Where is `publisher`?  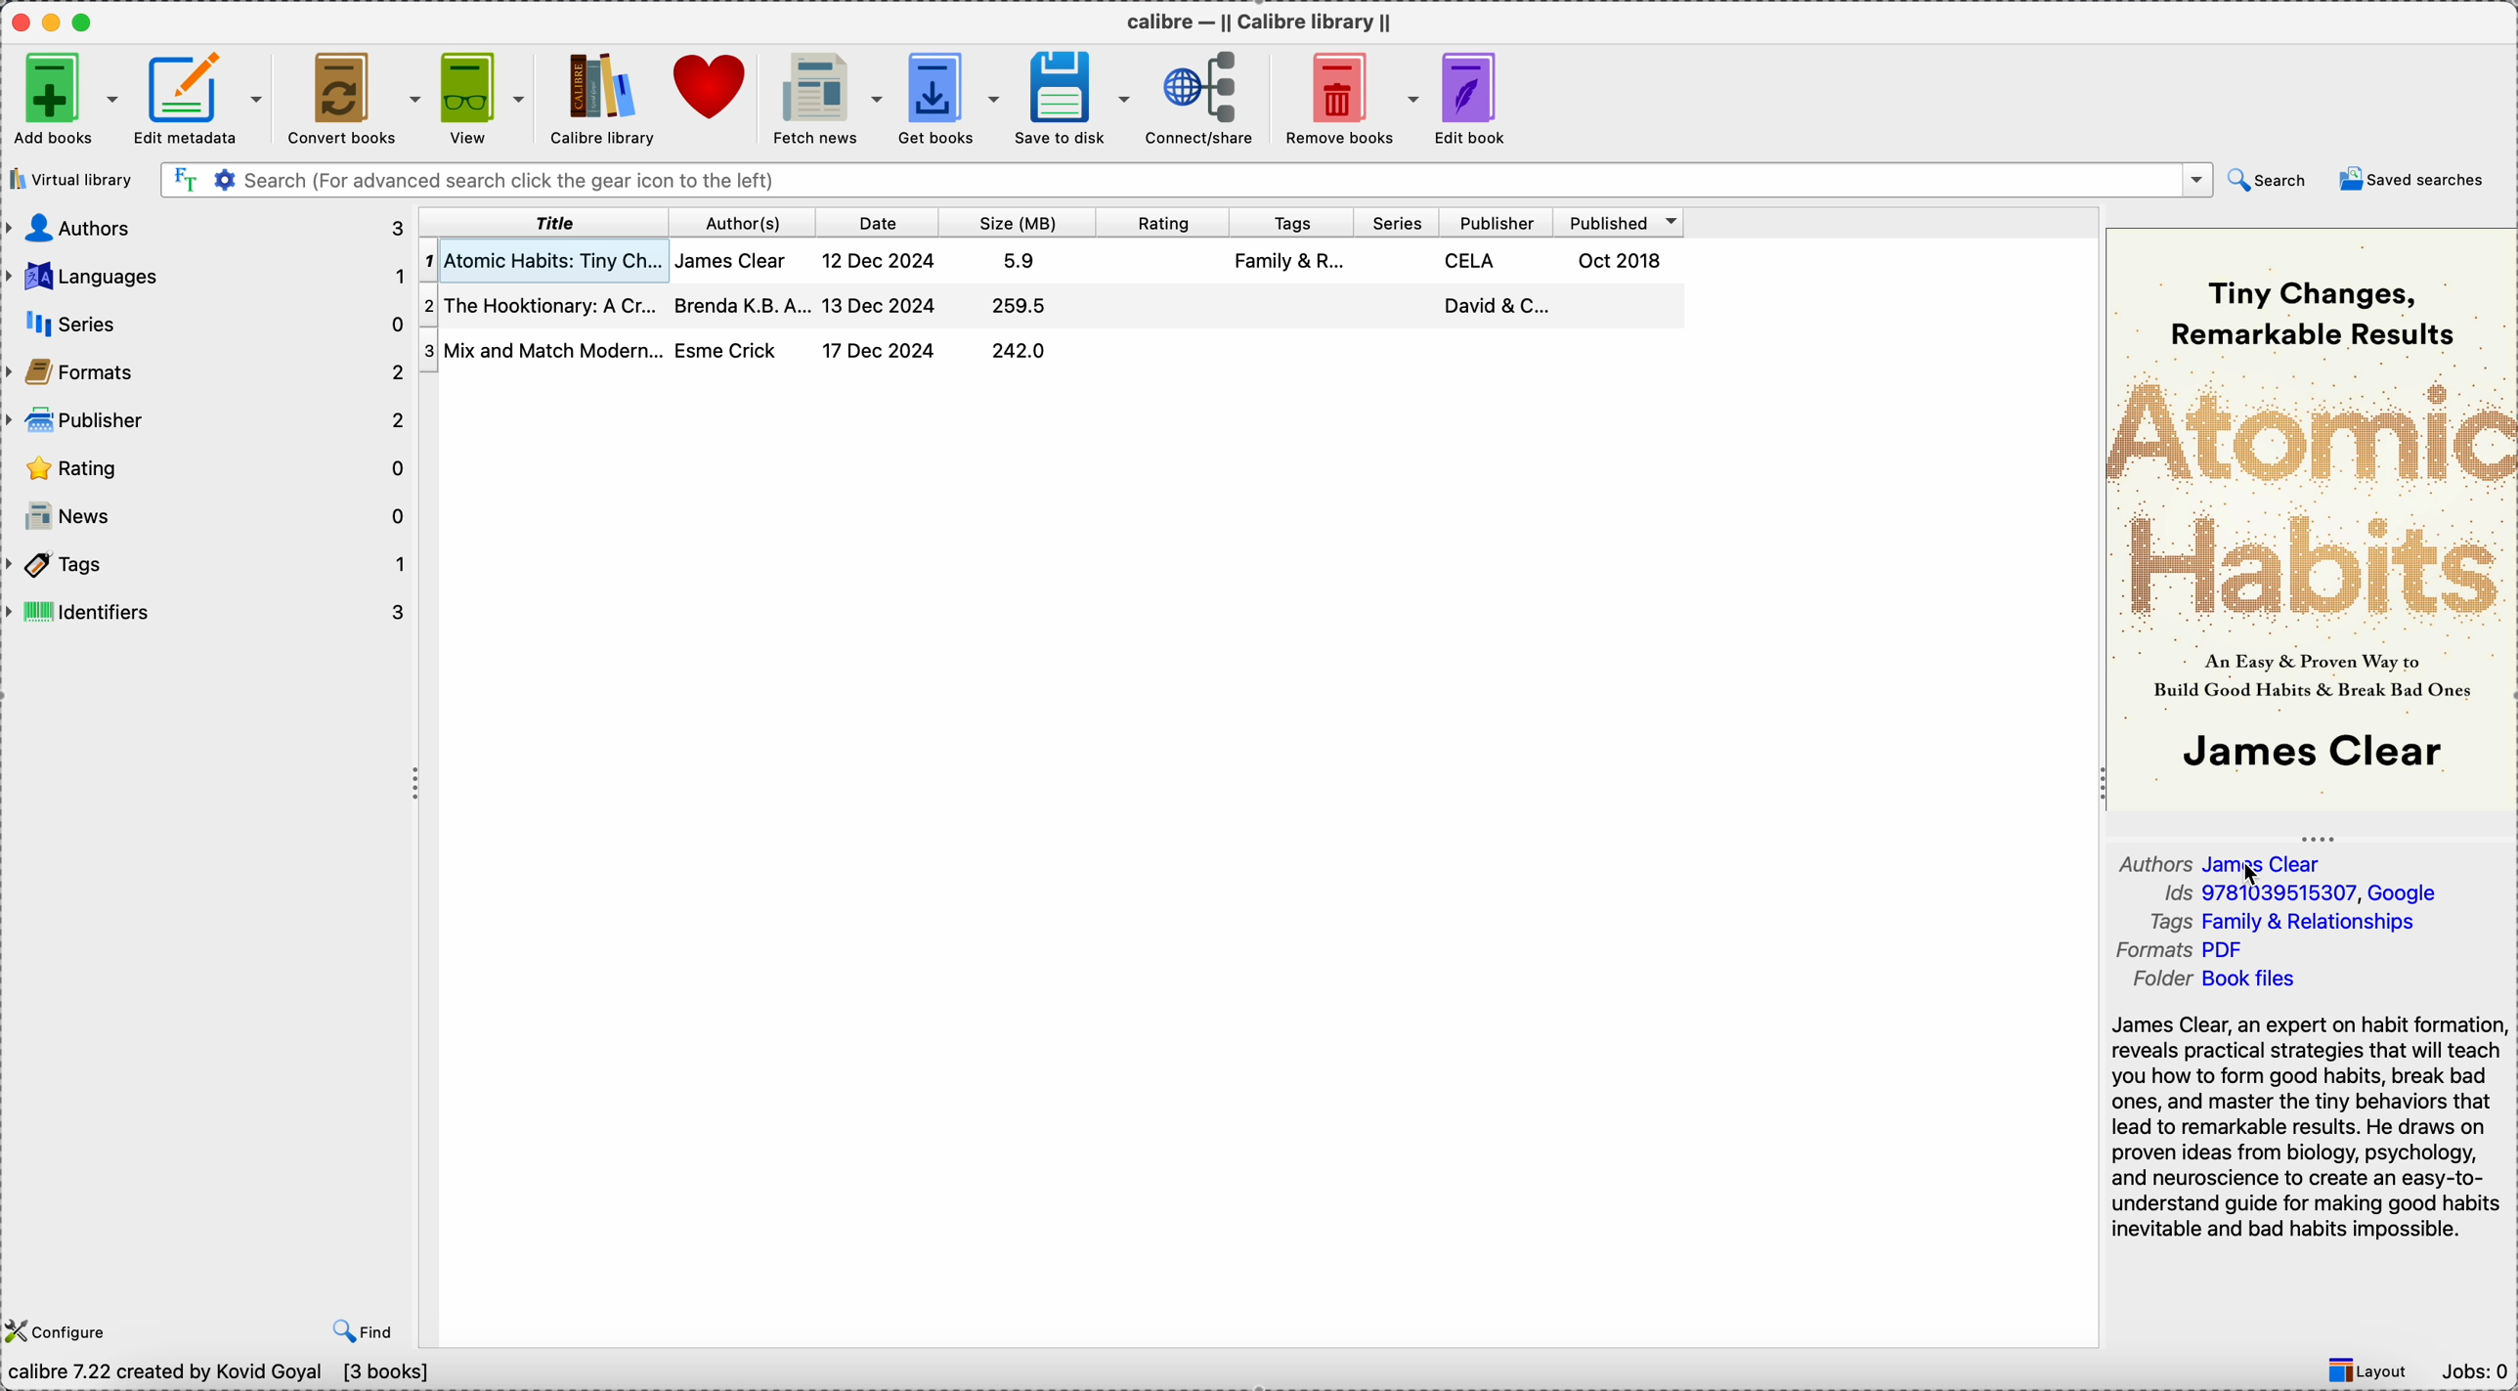
publisher is located at coordinates (1495, 221).